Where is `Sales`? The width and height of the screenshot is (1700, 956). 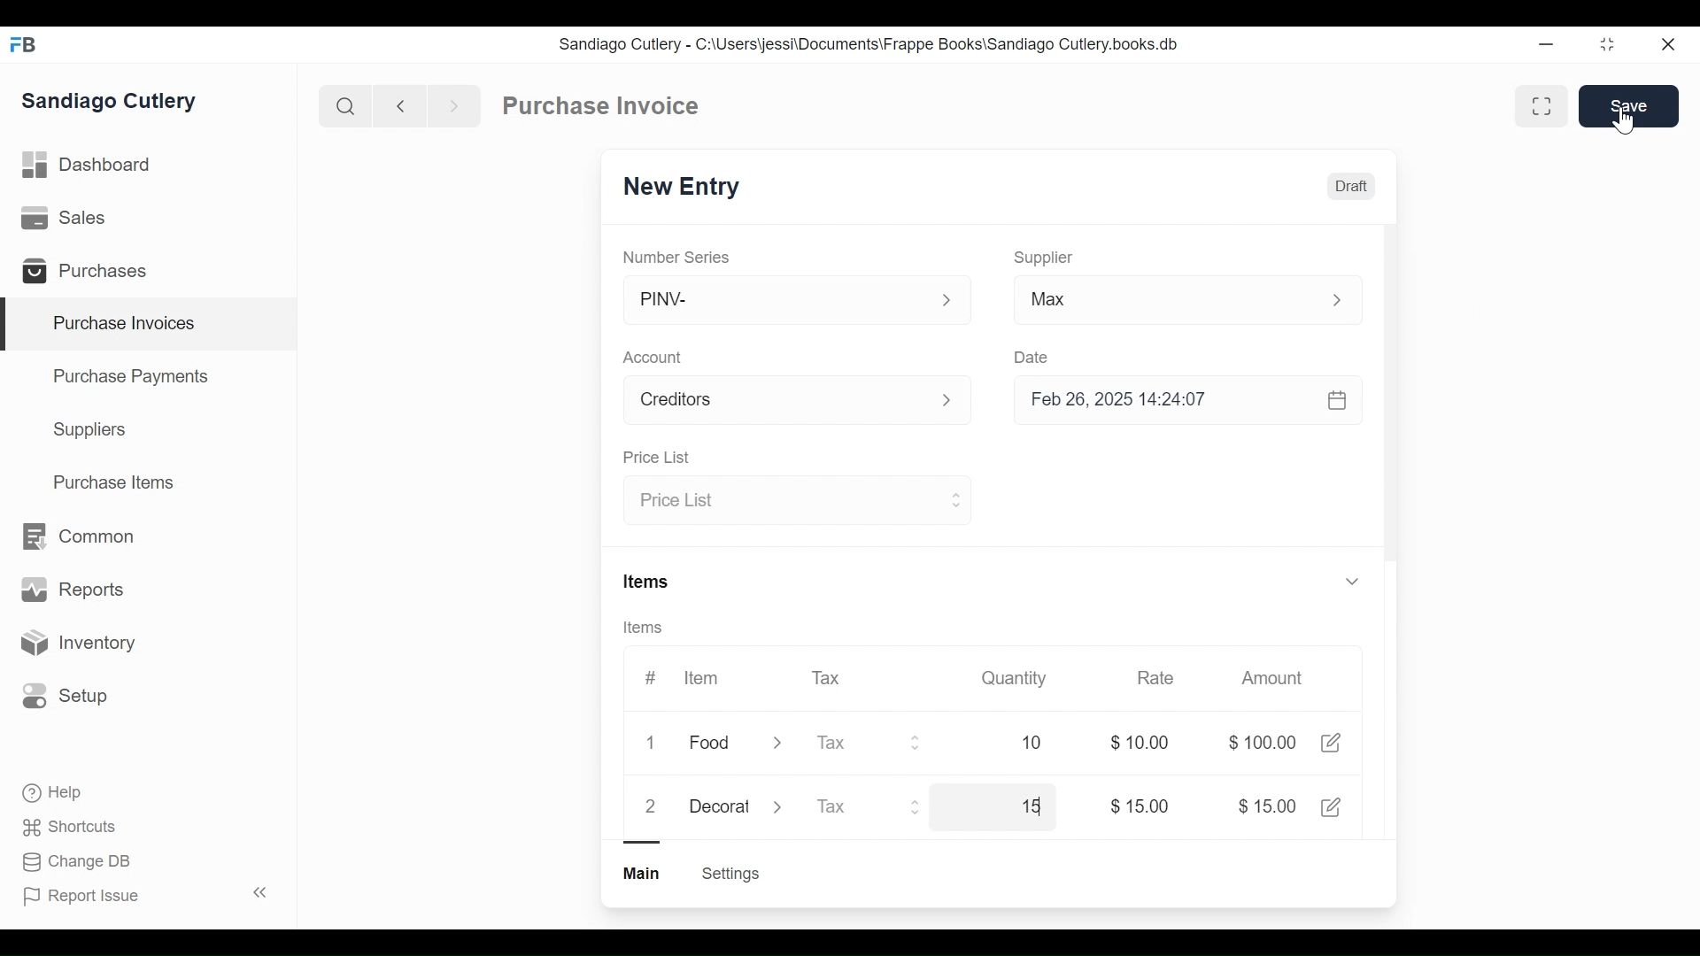 Sales is located at coordinates (67, 219).